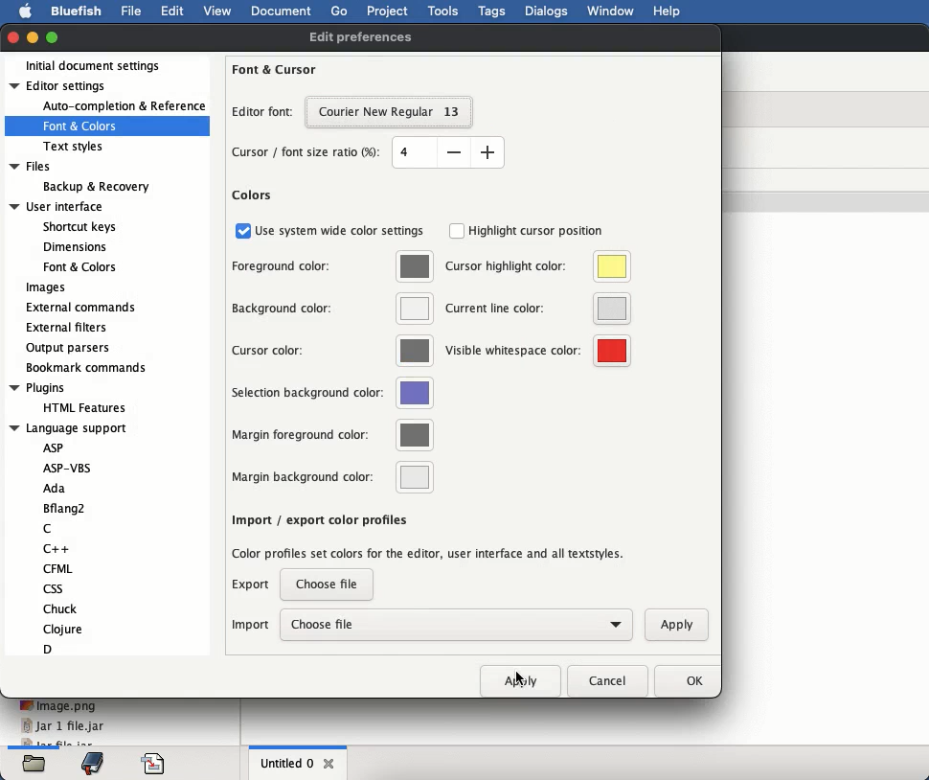 Image resolution: width=929 pixels, height=780 pixels. I want to click on tags, so click(492, 11).